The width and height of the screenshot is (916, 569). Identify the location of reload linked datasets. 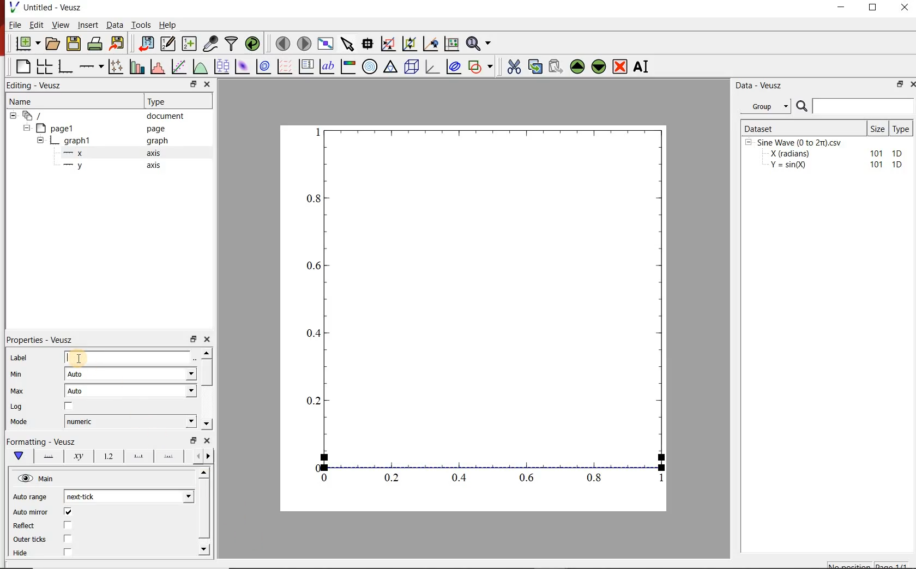
(254, 44).